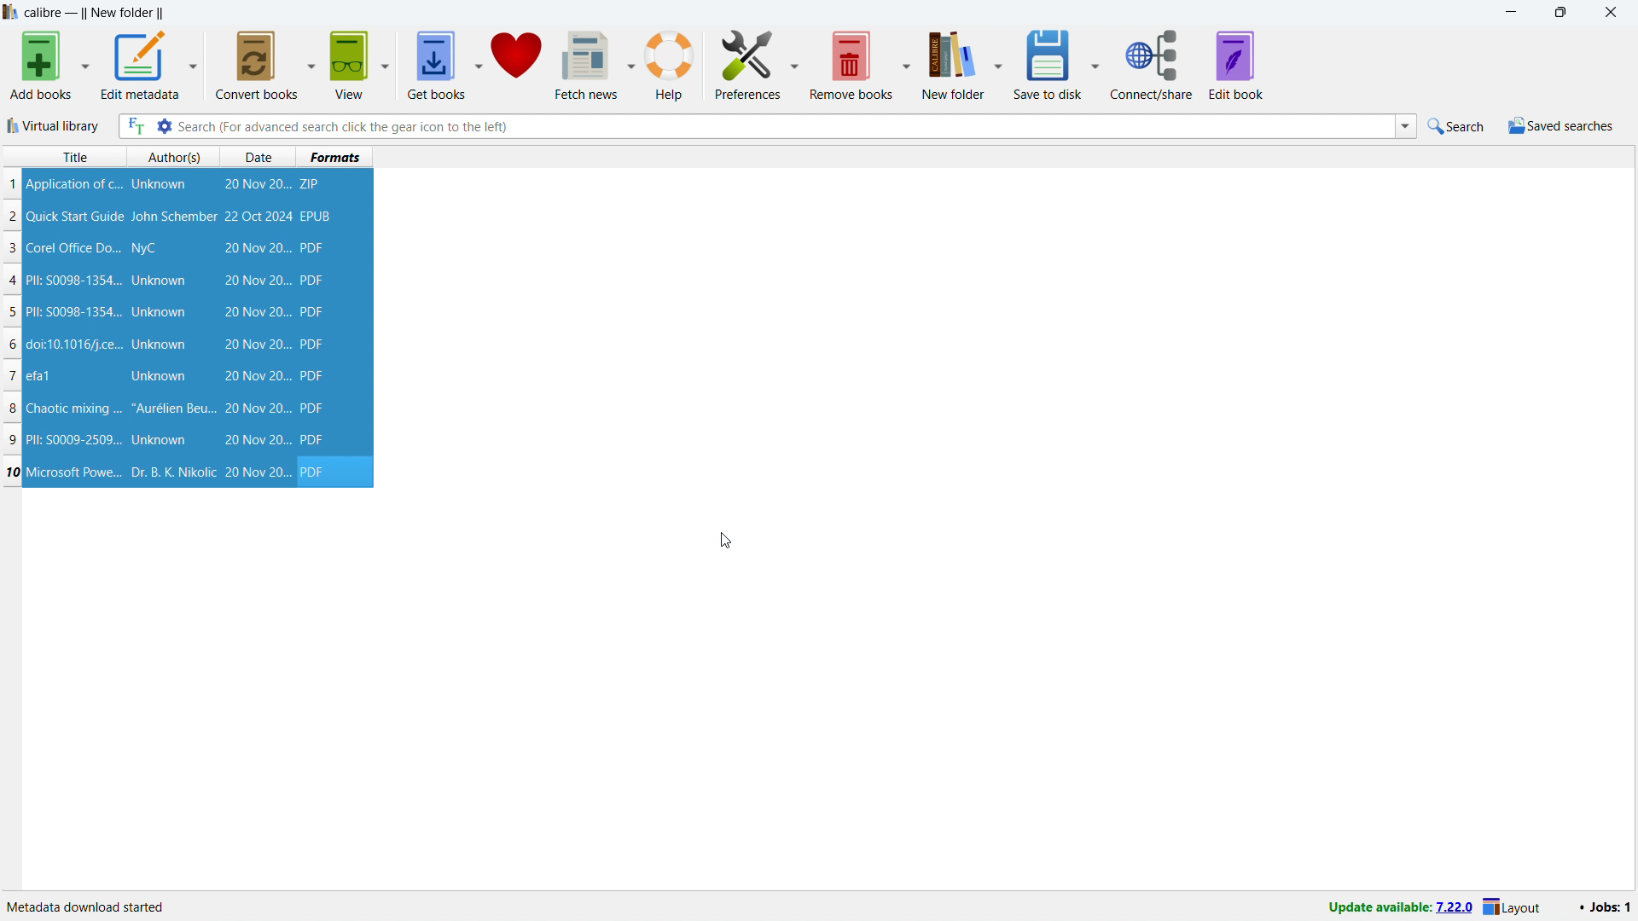 The width and height of the screenshot is (1638, 921). I want to click on 5, so click(11, 314).